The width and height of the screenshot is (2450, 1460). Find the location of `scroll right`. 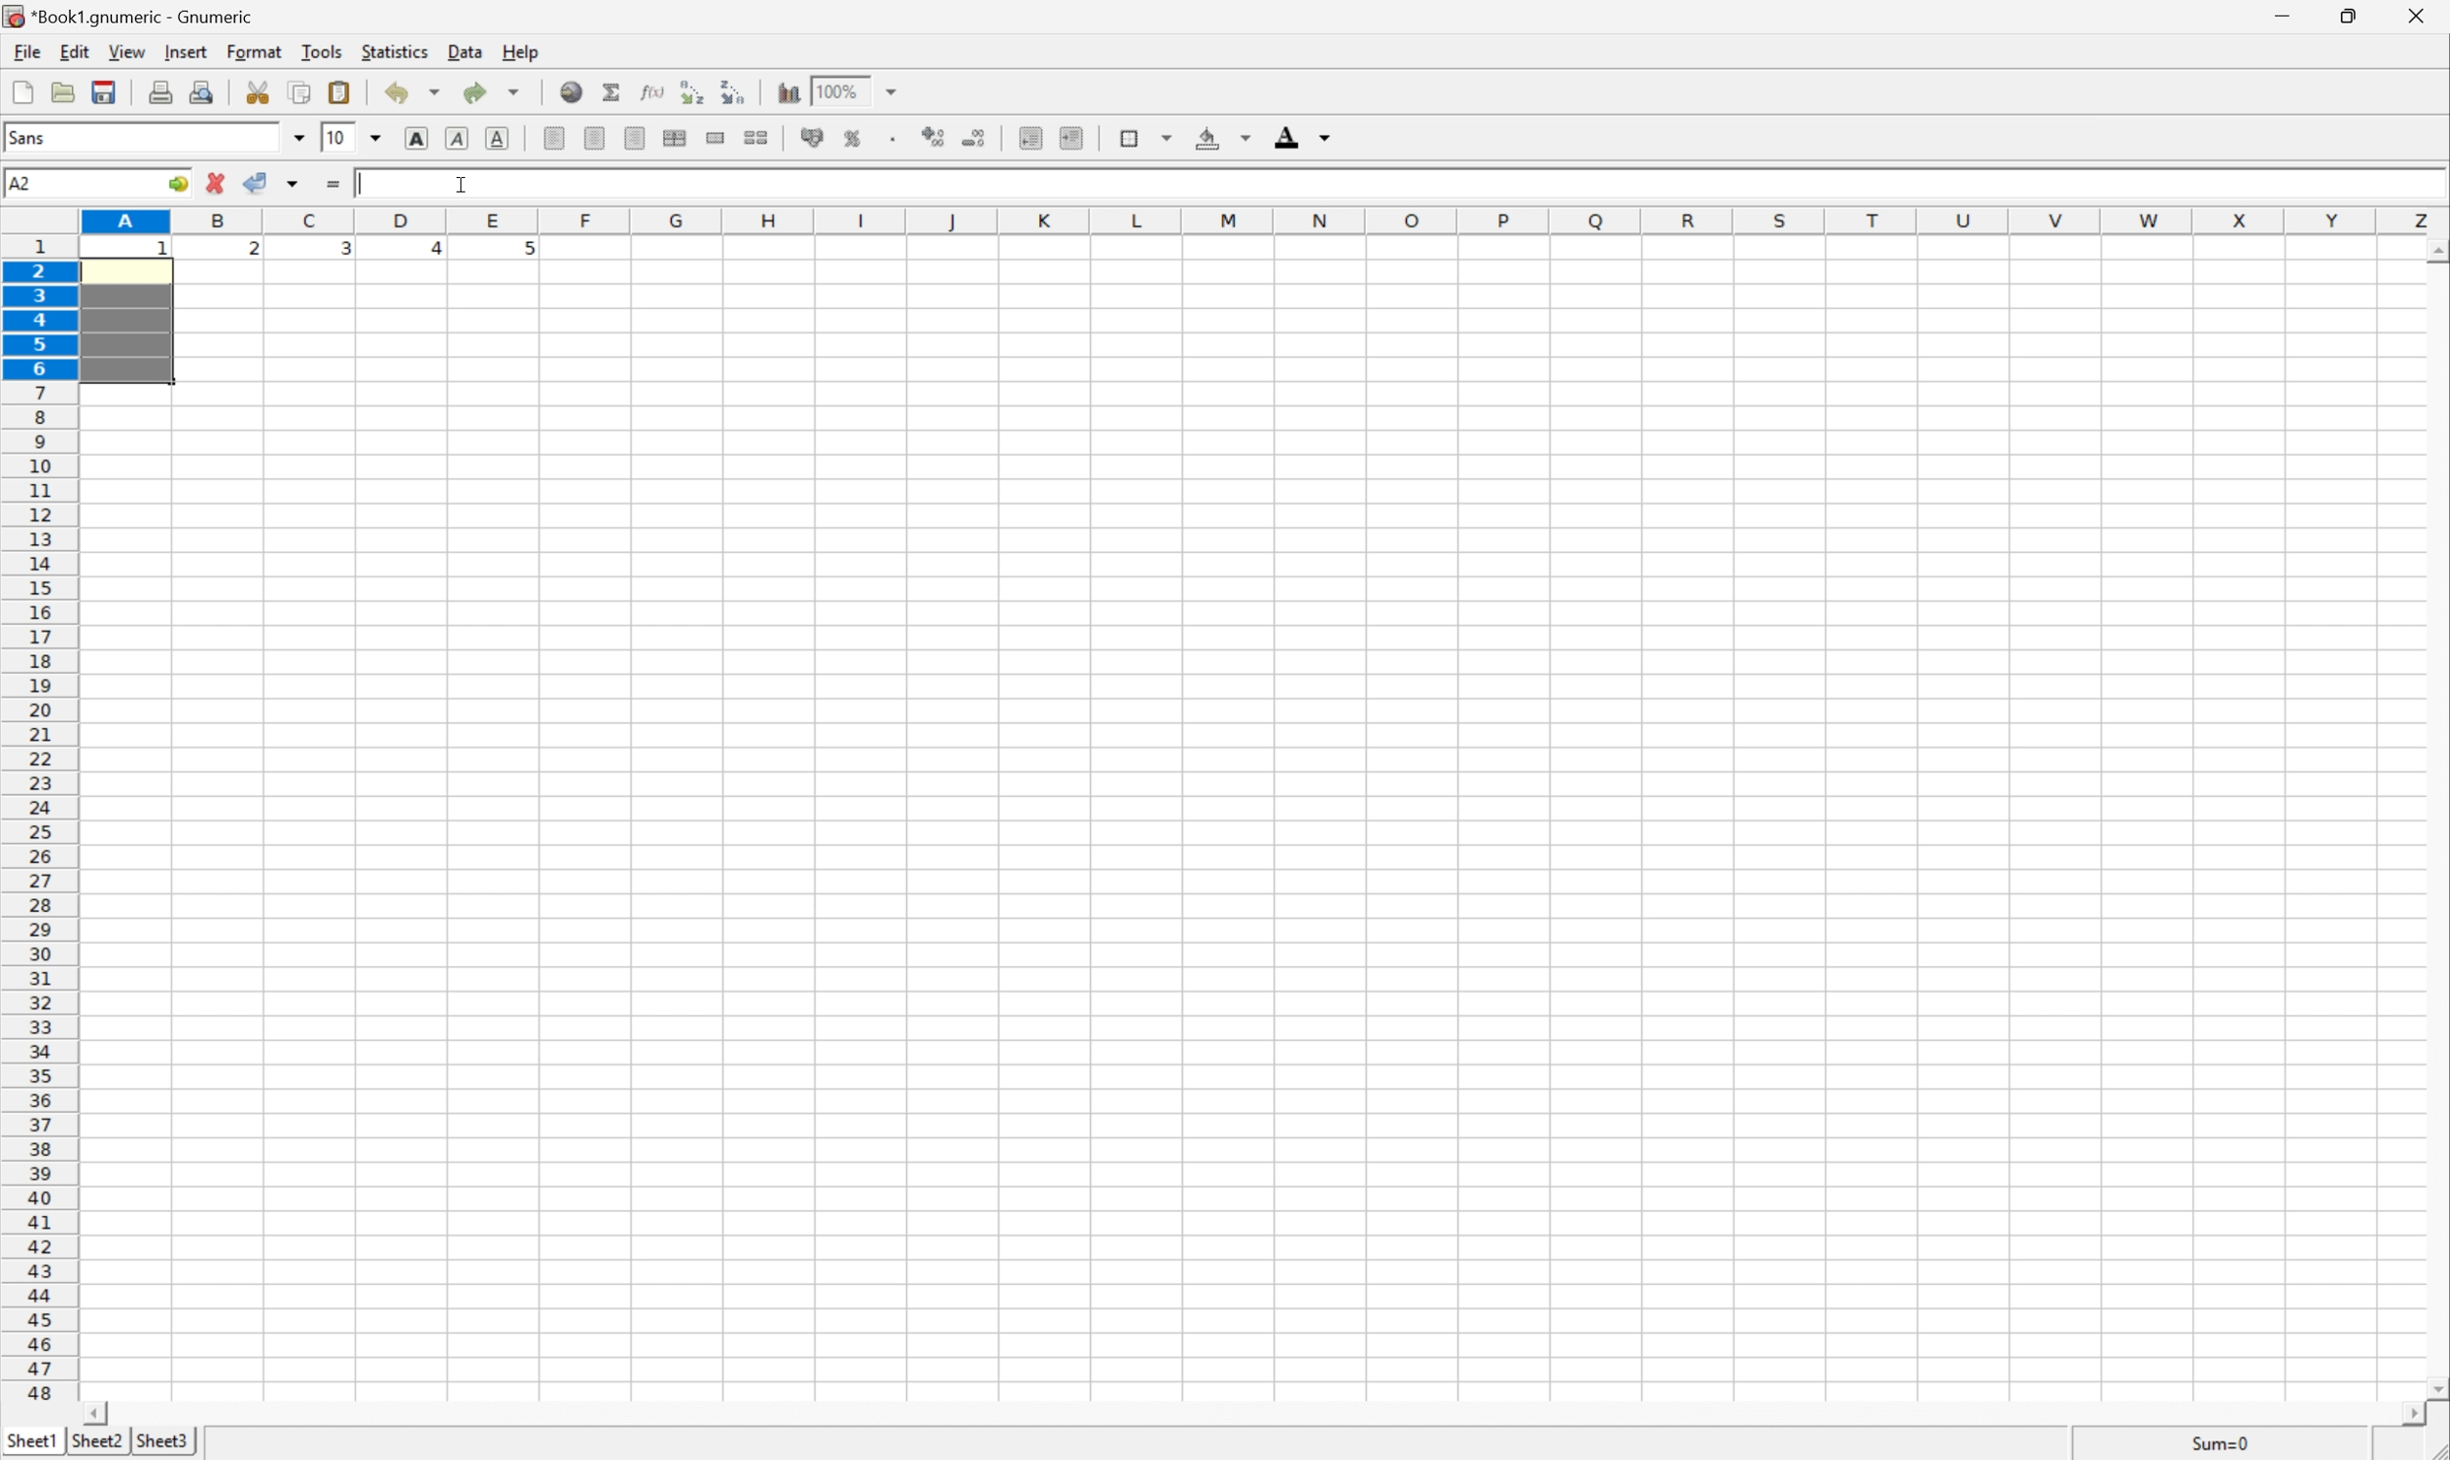

scroll right is located at coordinates (2416, 1416).